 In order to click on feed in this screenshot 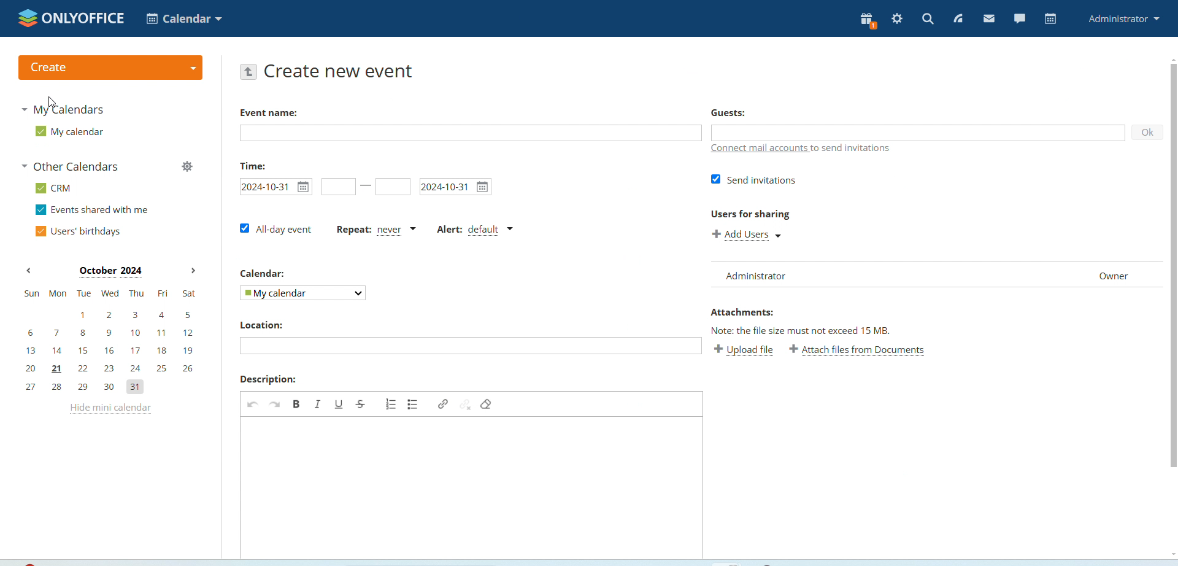, I will do `click(957, 20)`.